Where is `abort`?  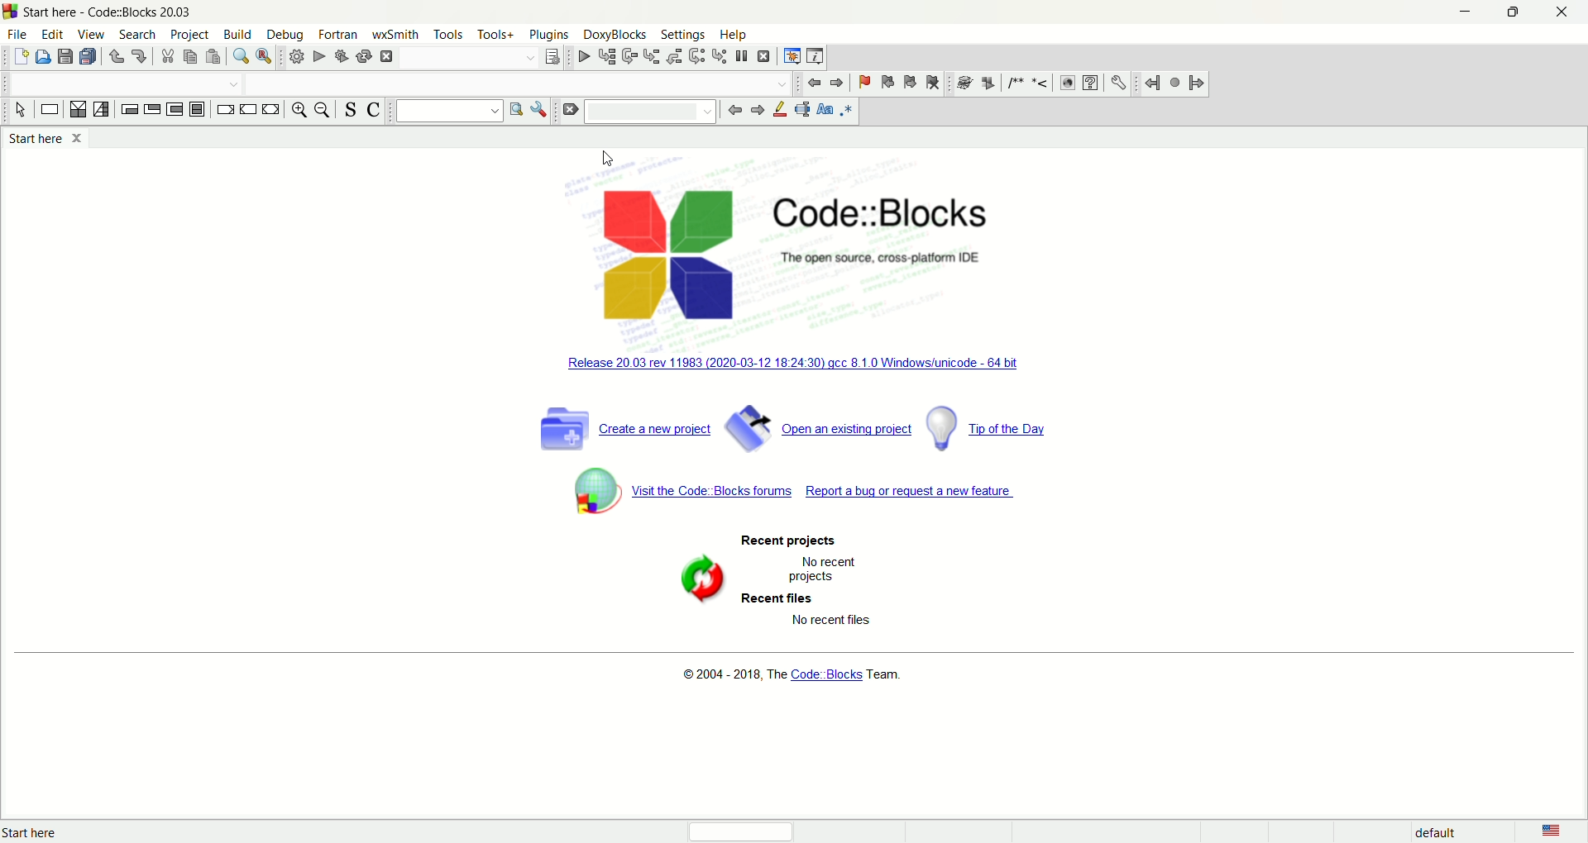 abort is located at coordinates (386, 56).